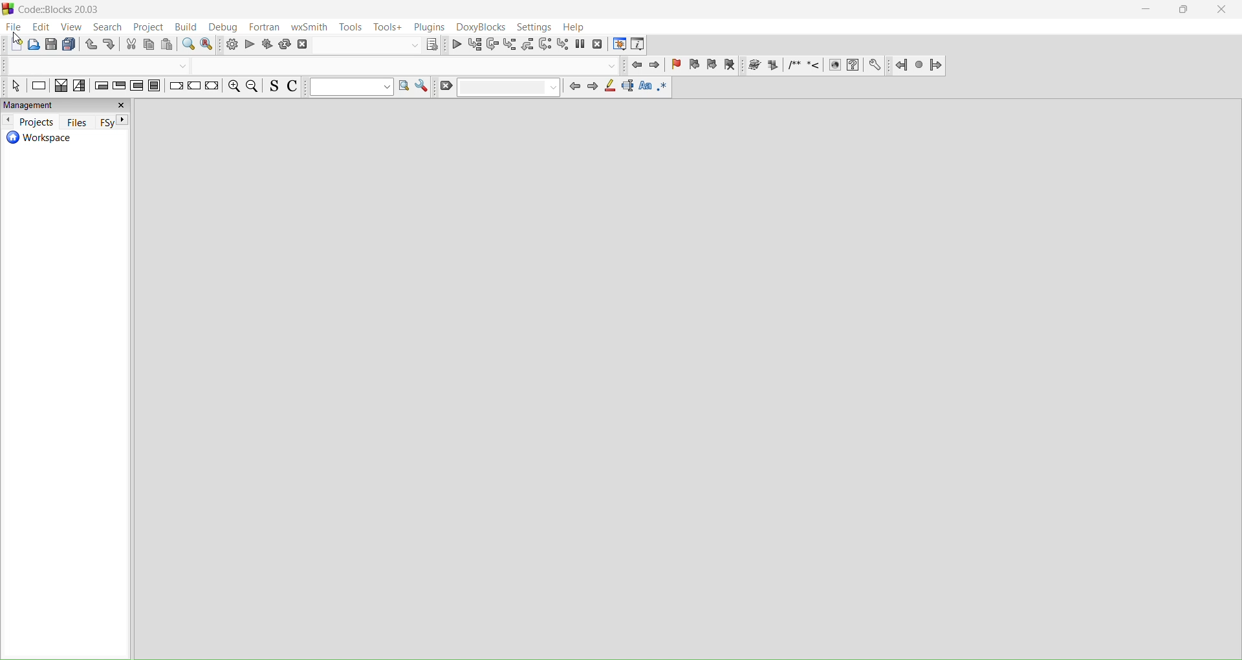 The width and height of the screenshot is (1242, 660). What do you see at coordinates (78, 121) in the screenshot?
I see `files` at bounding box center [78, 121].